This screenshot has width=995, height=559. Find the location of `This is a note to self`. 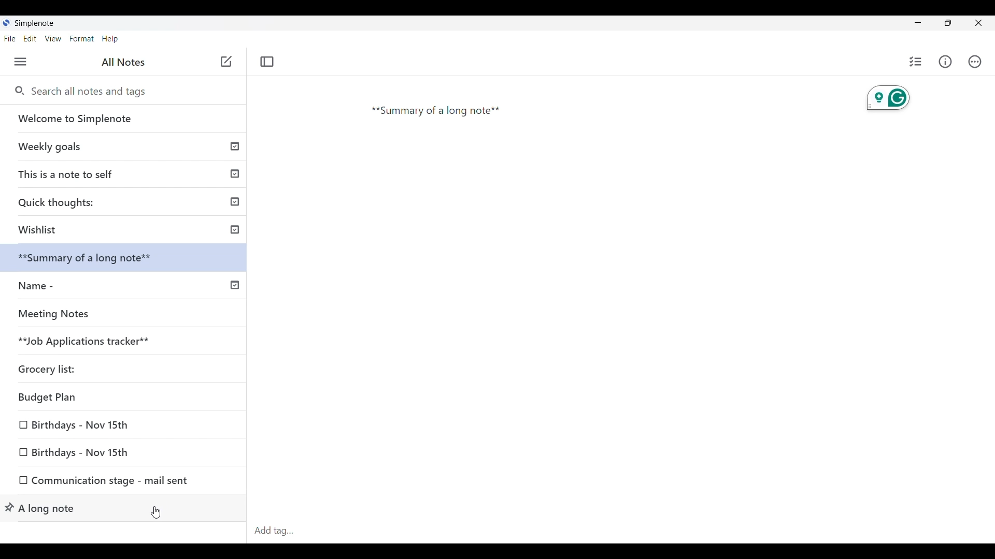

This is a note to self is located at coordinates (125, 172).